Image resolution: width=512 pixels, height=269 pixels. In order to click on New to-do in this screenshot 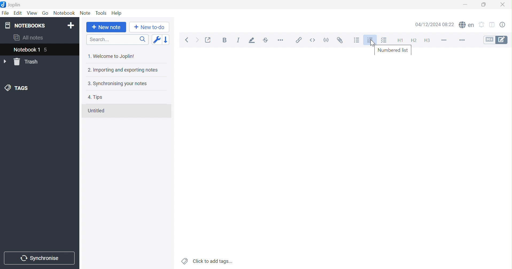, I will do `click(149, 27)`.